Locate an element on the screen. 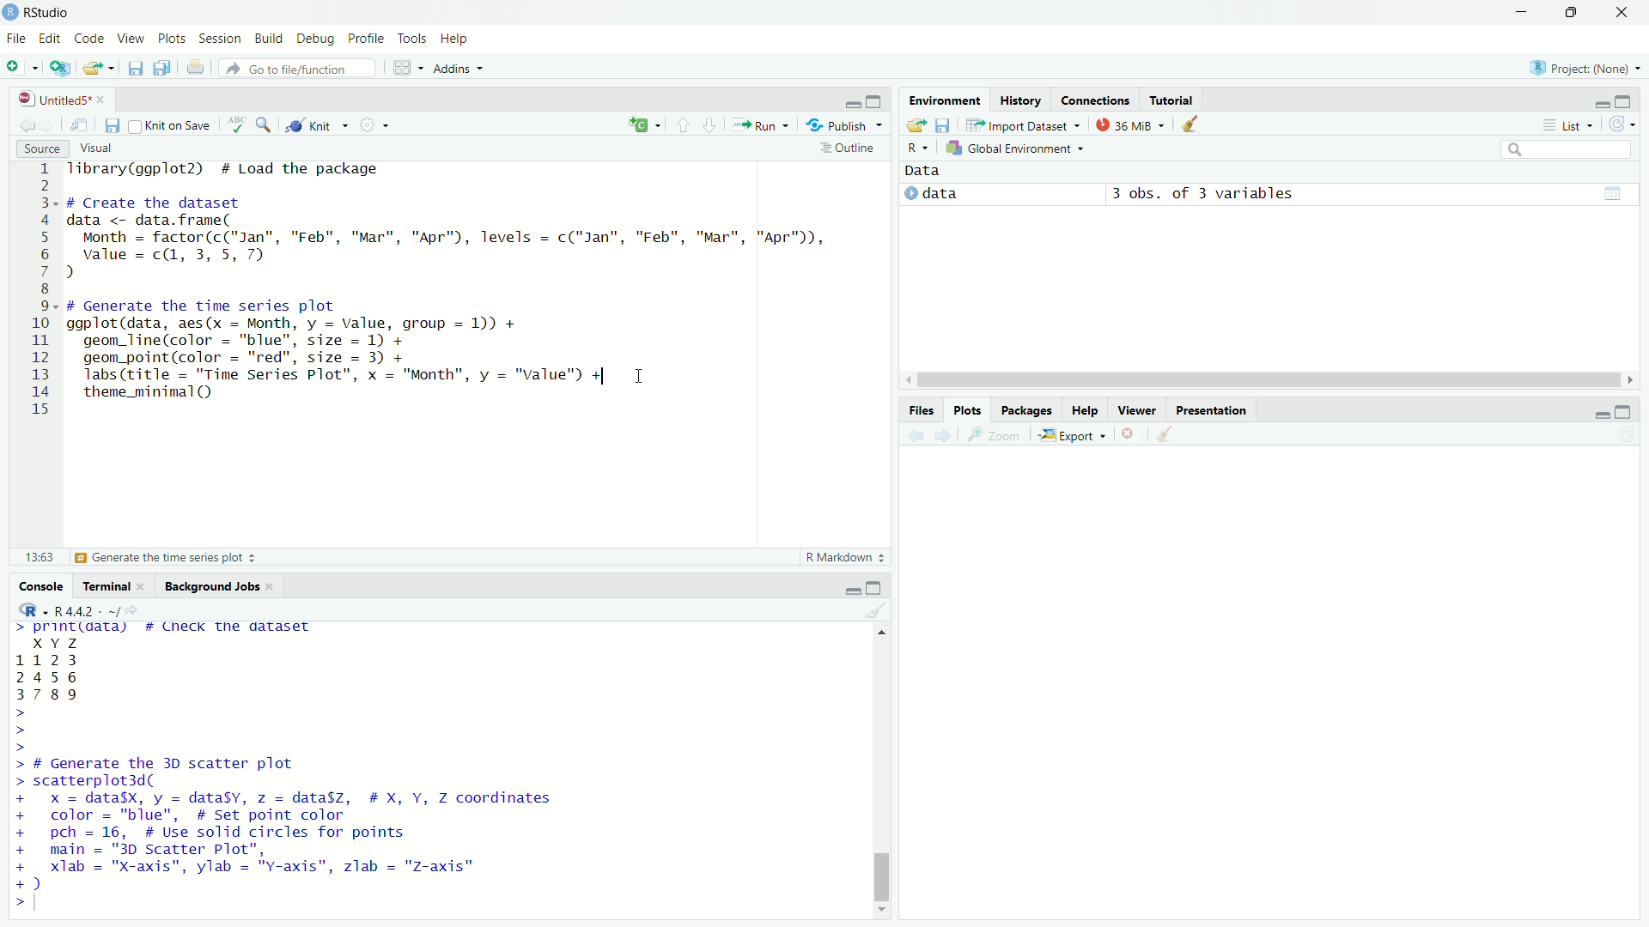  code to create the dataset is located at coordinates (451, 238).